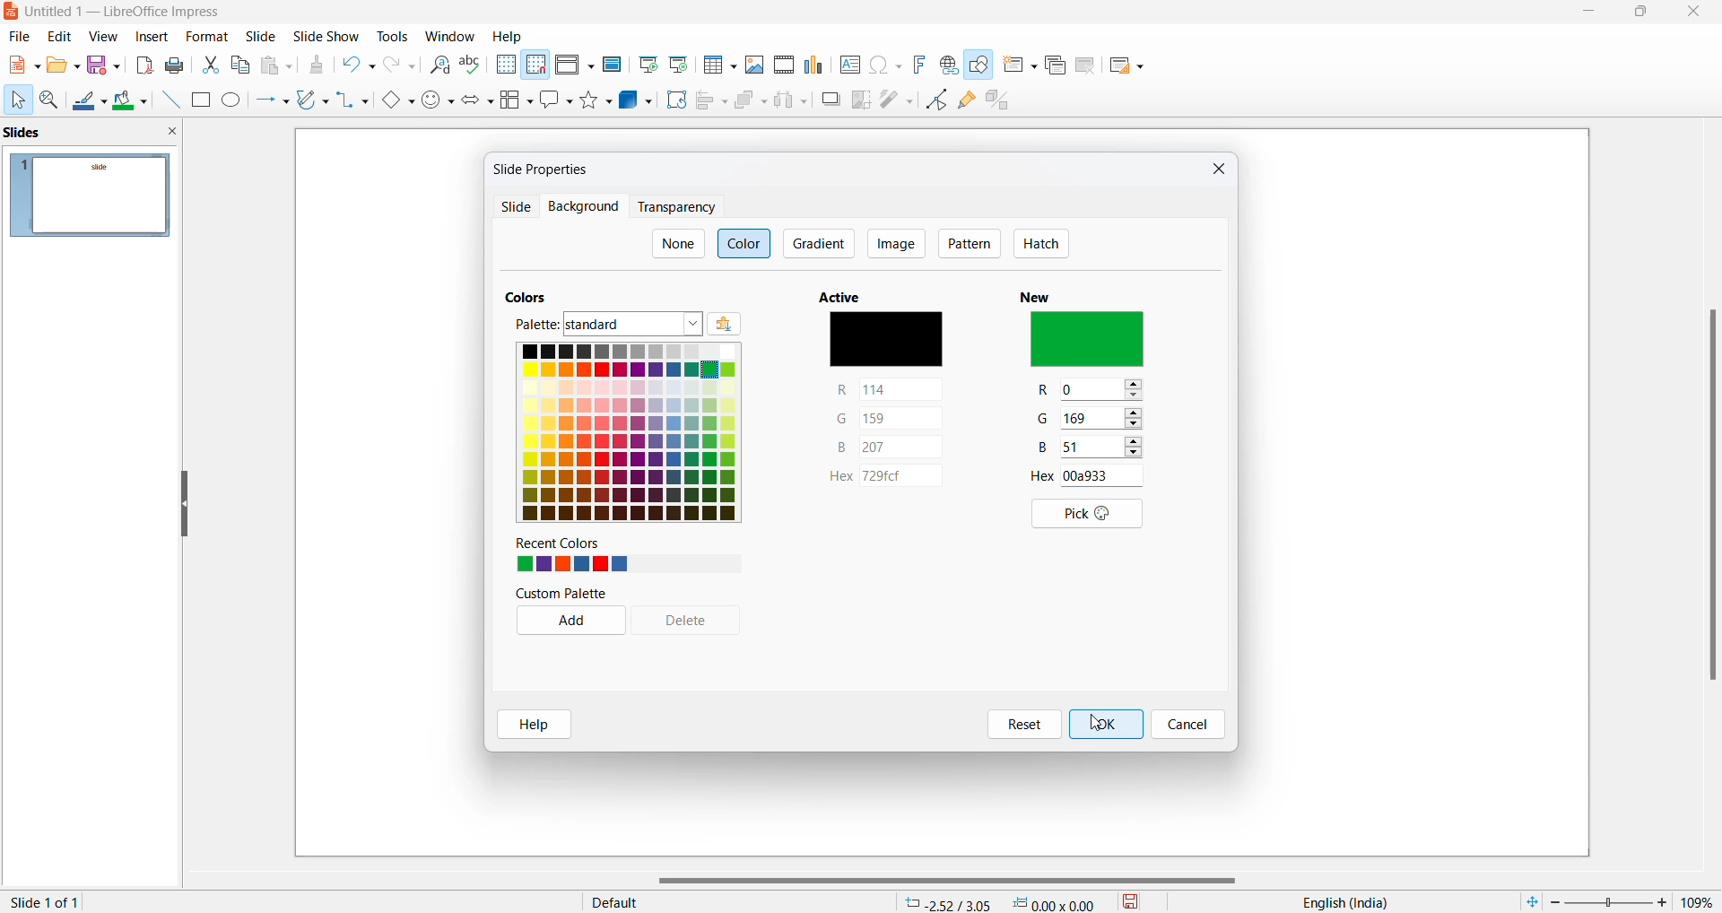  I want to click on line color, so click(90, 102).